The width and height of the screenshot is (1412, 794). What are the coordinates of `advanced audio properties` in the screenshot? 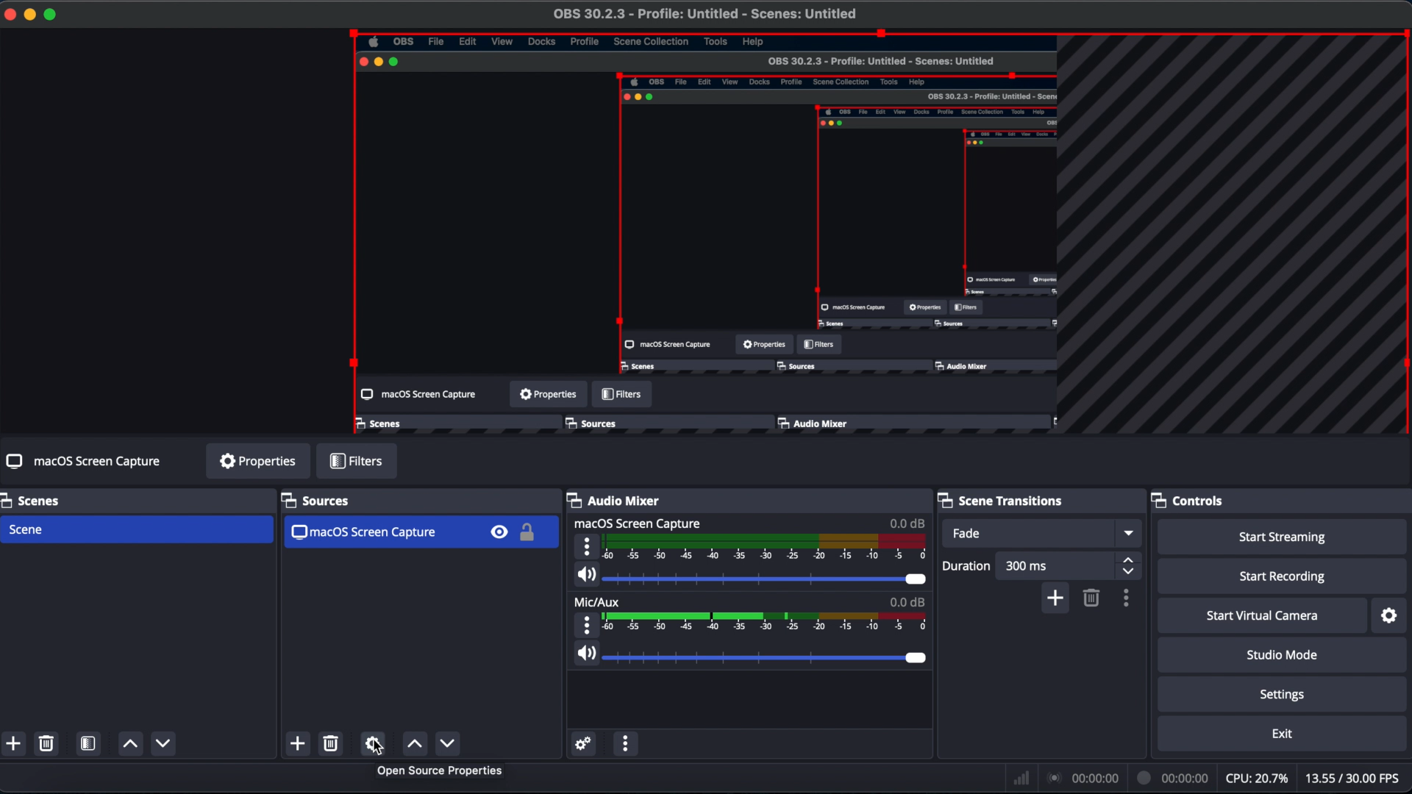 It's located at (584, 744).